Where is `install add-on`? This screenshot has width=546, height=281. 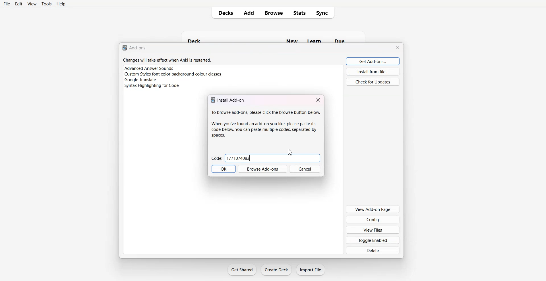 install add-on is located at coordinates (229, 99).